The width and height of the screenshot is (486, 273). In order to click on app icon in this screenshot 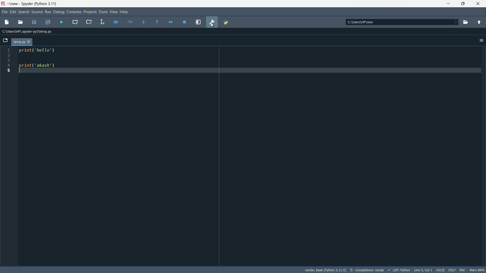, I will do `click(3, 4)`.